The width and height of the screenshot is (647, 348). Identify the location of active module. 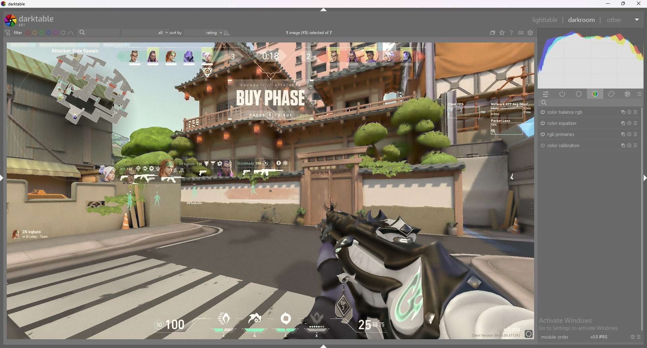
(563, 94).